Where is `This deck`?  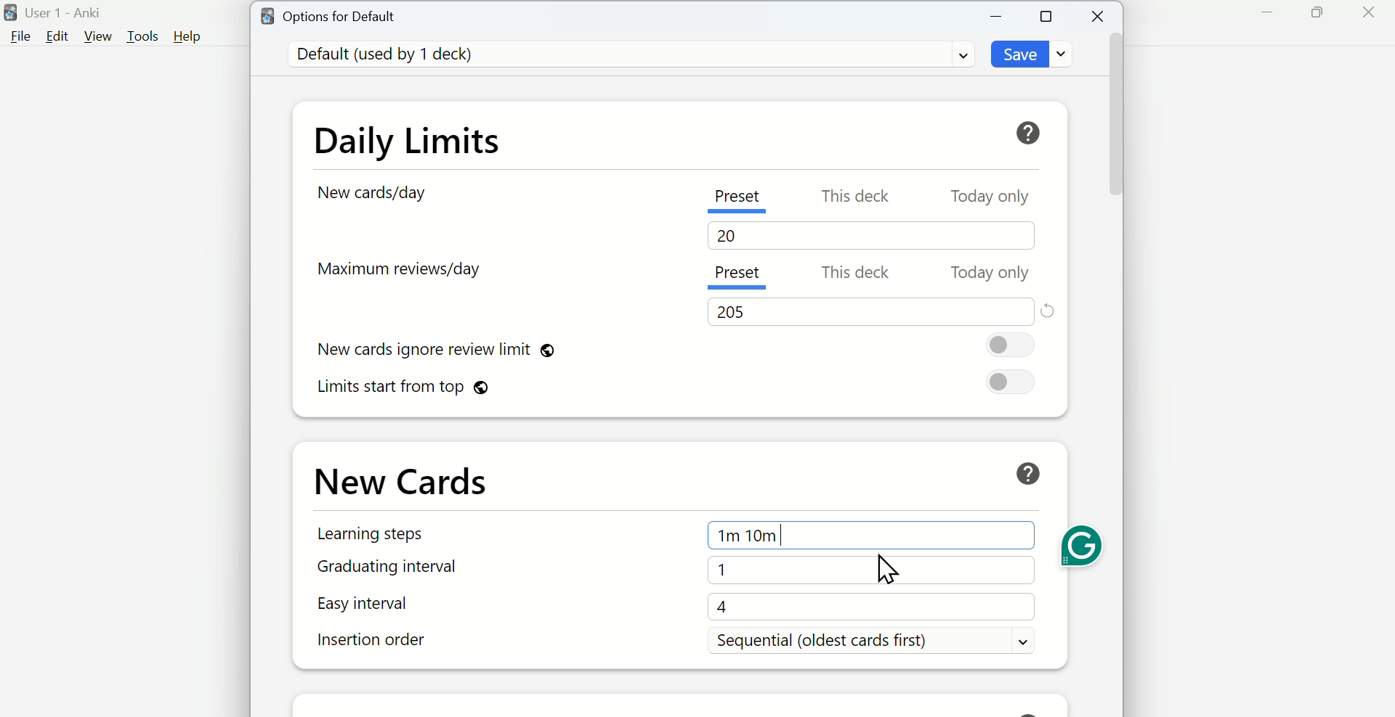
This deck is located at coordinates (858, 197).